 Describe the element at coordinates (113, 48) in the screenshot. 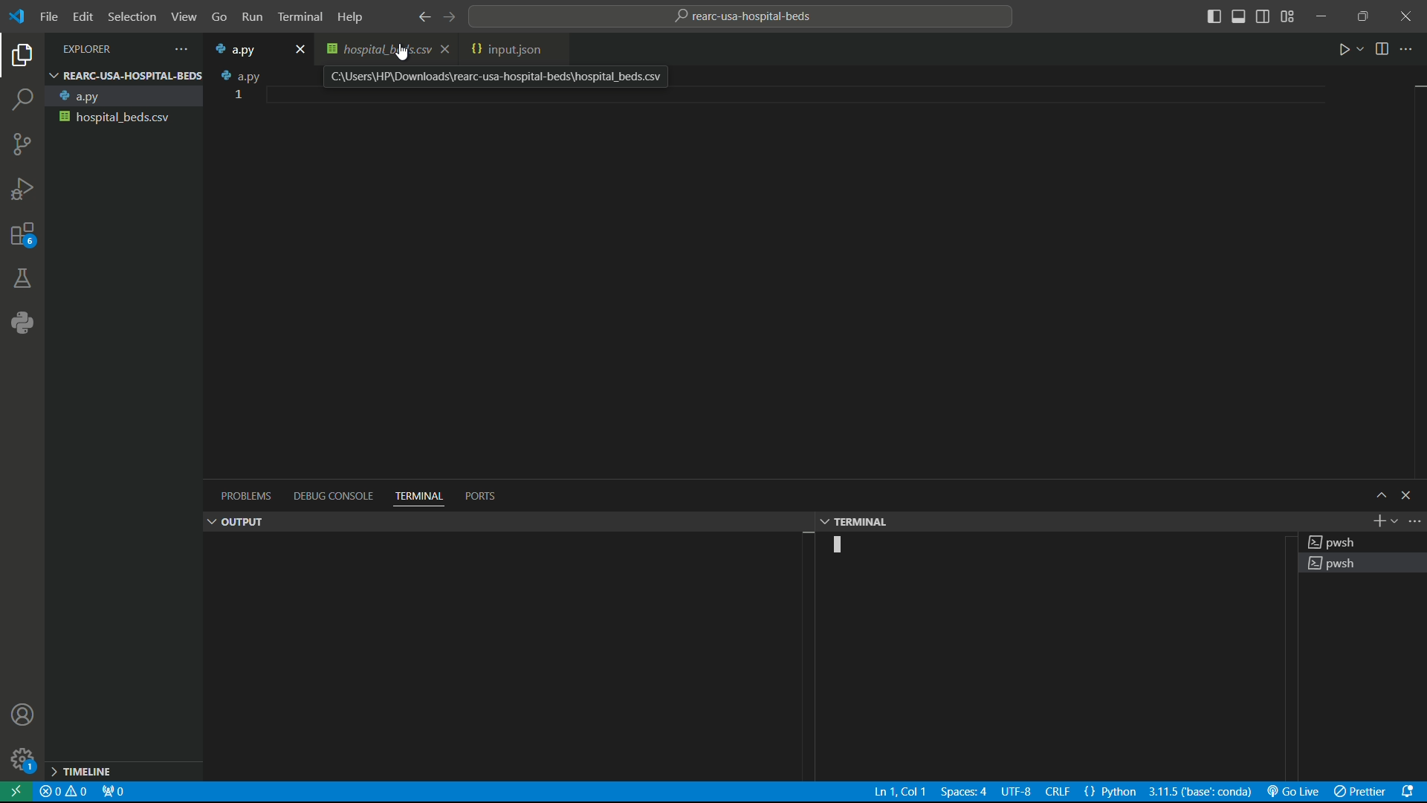

I see `EXPLORER` at that location.